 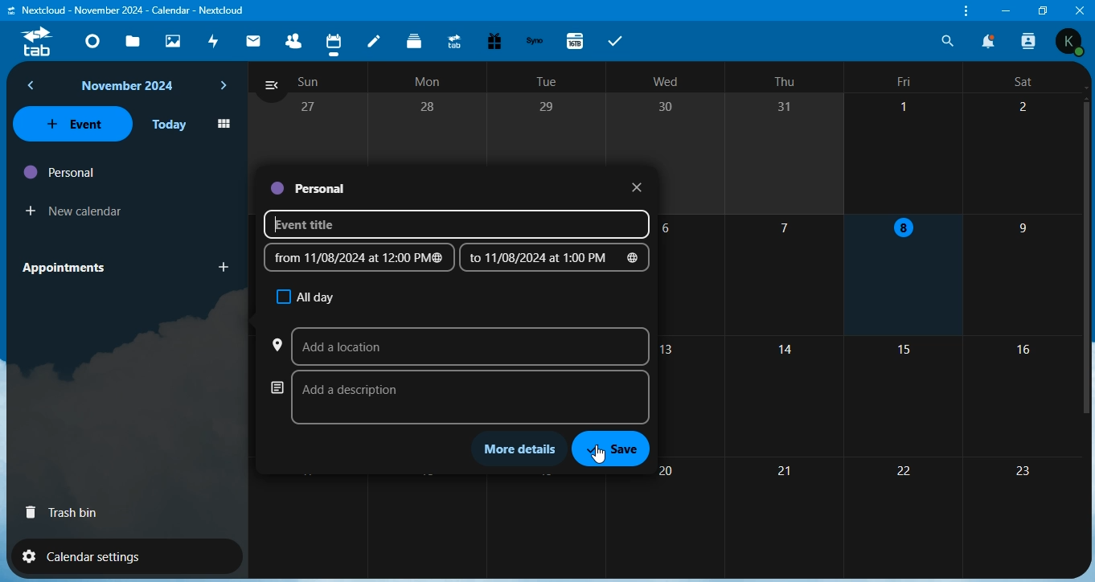 What do you see at coordinates (556, 259) in the screenshot?
I see `date` at bounding box center [556, 259].